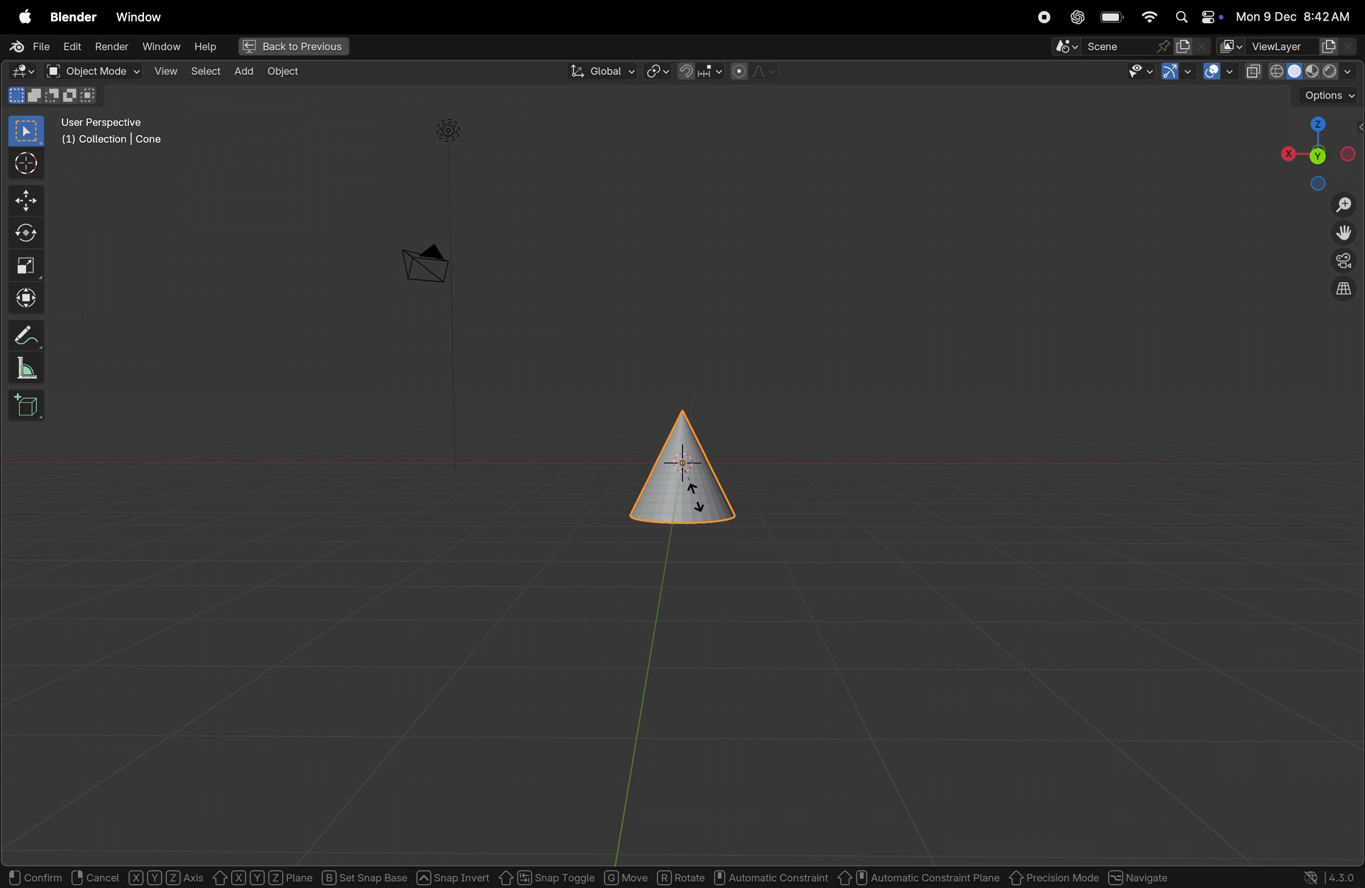  I want to click on help, so click(209, 48).